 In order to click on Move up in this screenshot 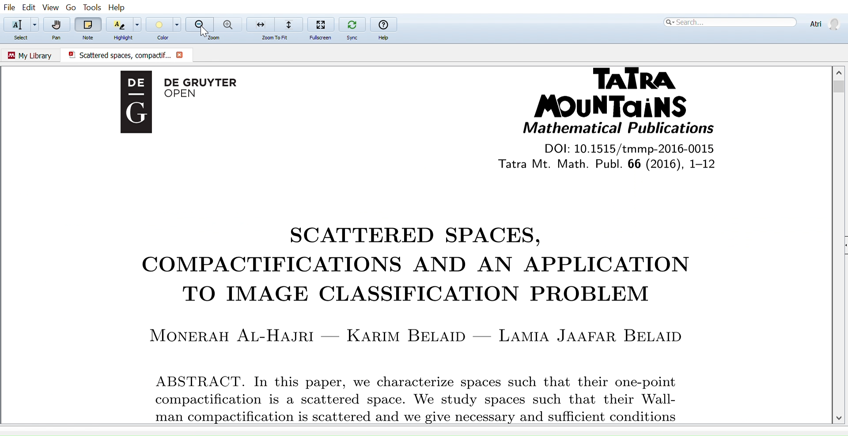, I will do `click(840, 71)`.